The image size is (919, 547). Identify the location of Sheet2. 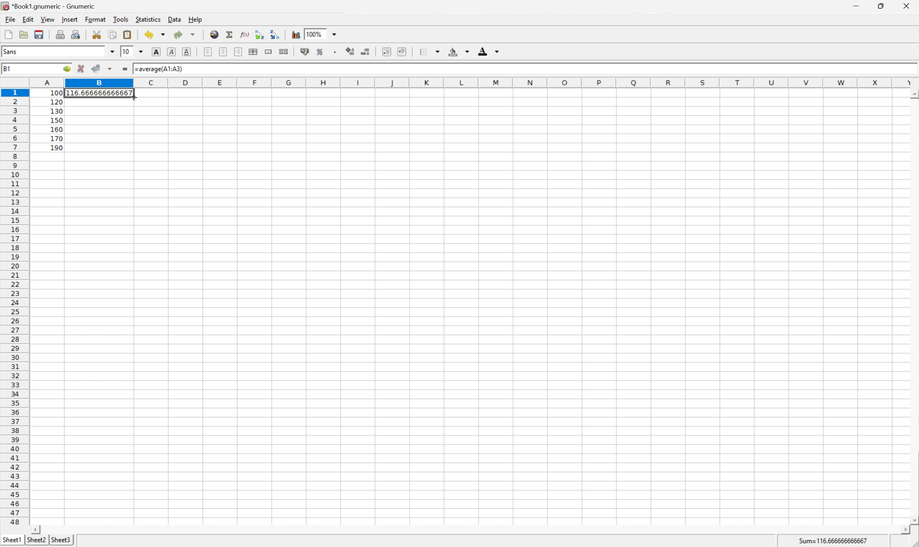
(37, 540).